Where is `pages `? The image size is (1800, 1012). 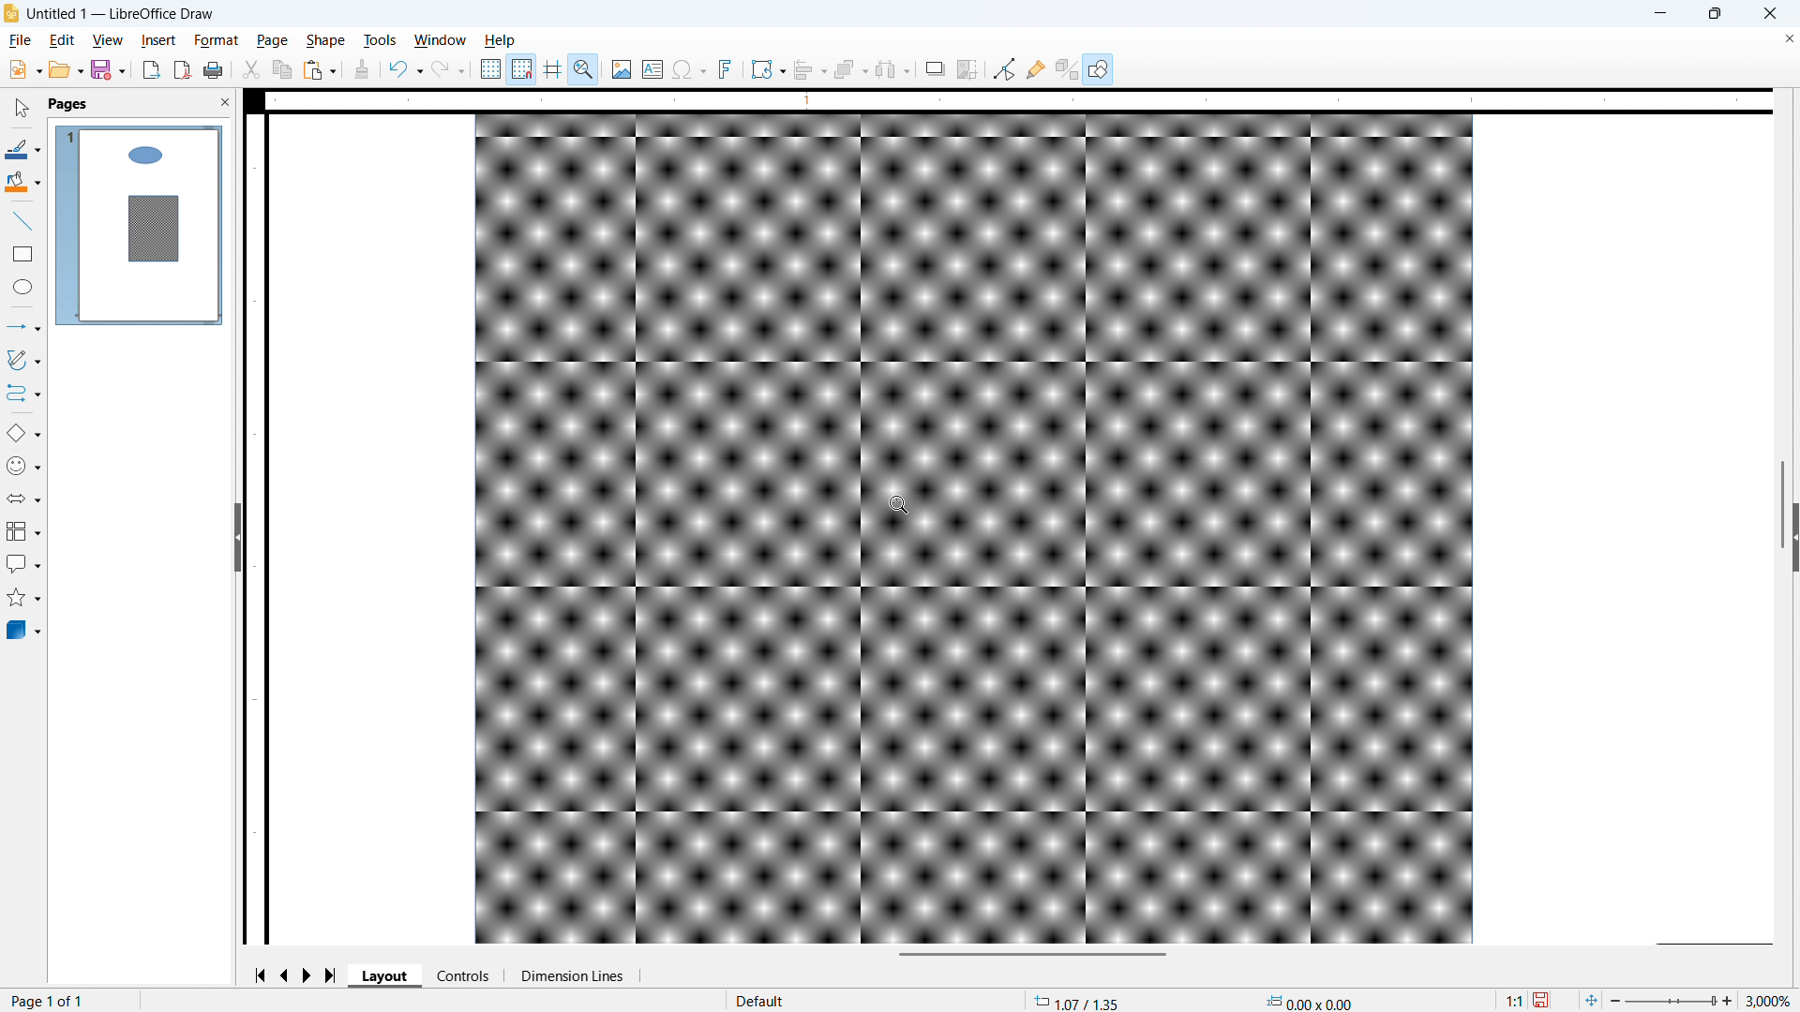
pages  is located at coordinates (69, 105).